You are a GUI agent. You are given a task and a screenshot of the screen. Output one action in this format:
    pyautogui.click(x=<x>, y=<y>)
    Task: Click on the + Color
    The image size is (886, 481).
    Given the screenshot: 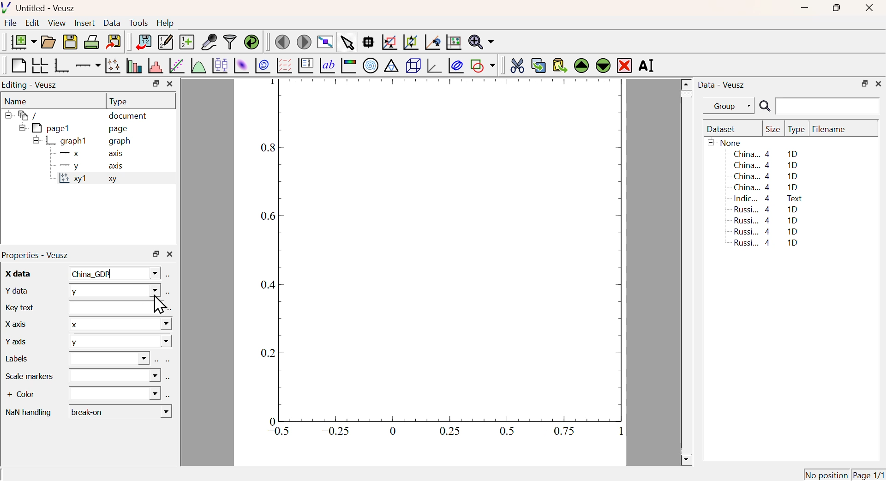 What is the action you would take?
    pyautogui.click(x=29, y=395)
    